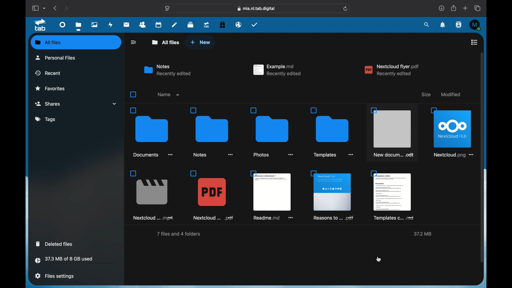 The width and height of the screenshot is (512, 288). What do you see at coordinates (66, 8) in the screenshot?
I see `next` at bounding box center [66, 8].